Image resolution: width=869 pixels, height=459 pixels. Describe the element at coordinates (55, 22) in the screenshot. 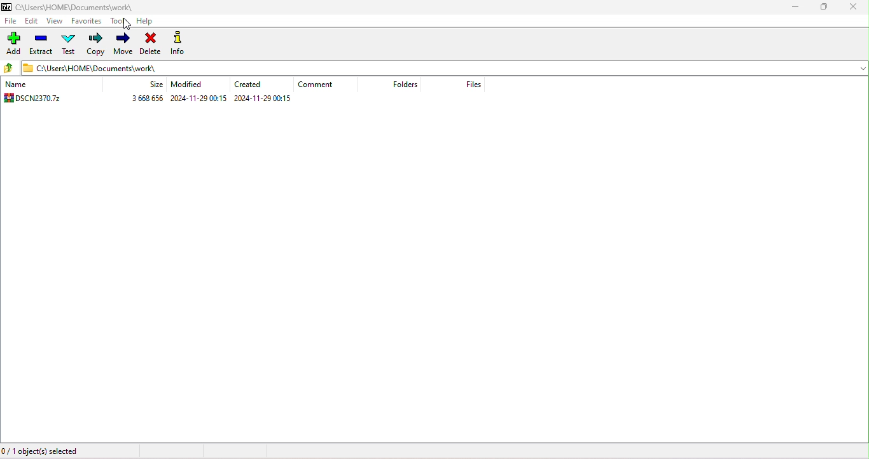

I see `view` at that location.